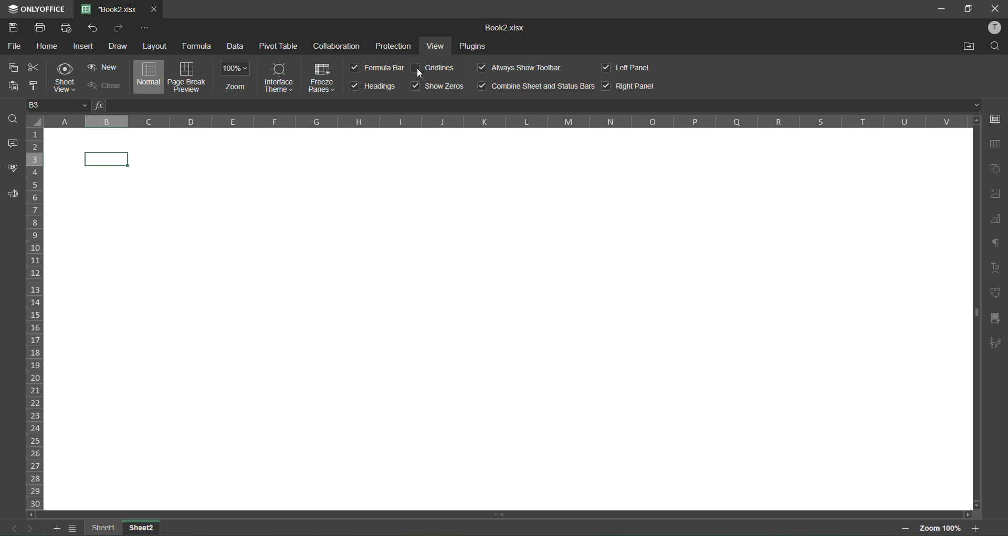 This screenshot has height=536, width=1008. I want to click on cursor, so click(422, 74).